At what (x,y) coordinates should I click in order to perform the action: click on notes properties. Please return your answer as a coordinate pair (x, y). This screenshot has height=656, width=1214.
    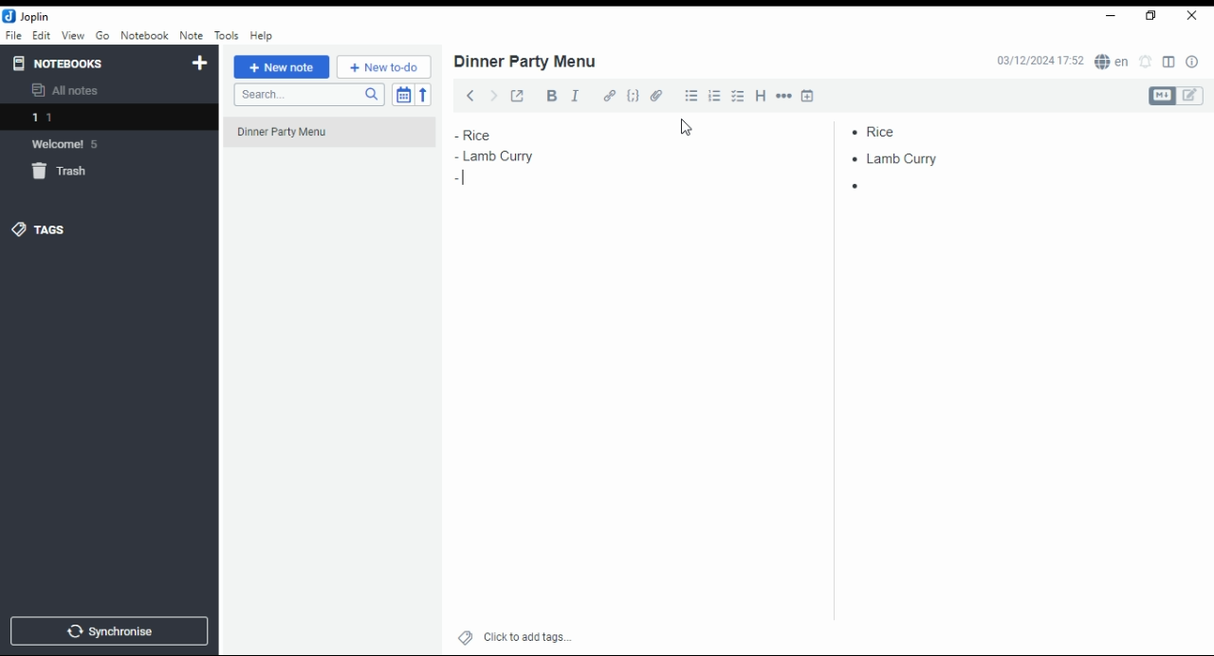
    Looking at the image, I should click on (1193, 62).